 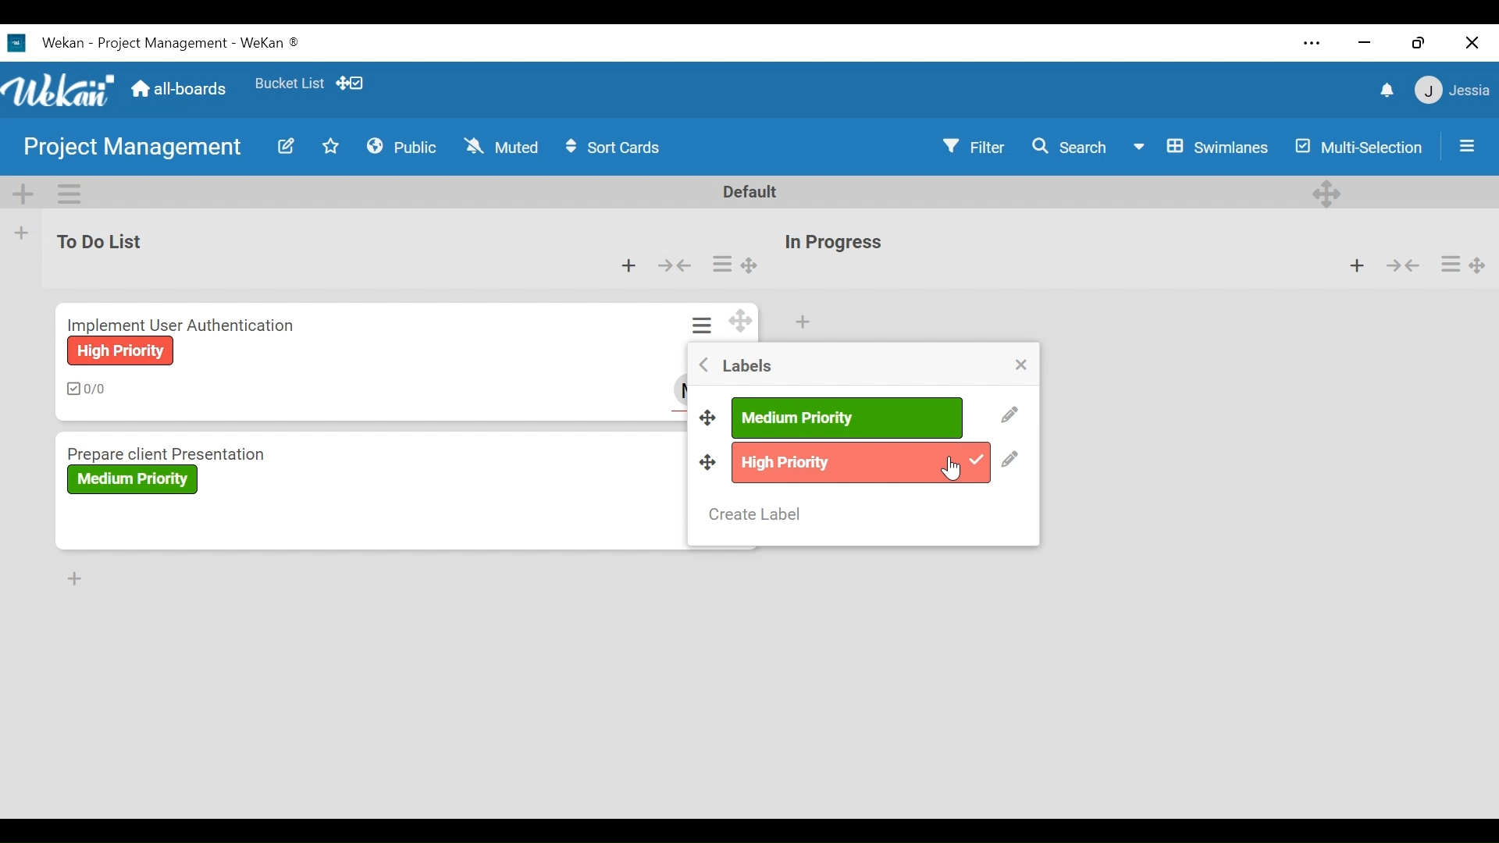 What do you see at coordinates (955, 470) in the screenshot?
I see `Cursor` at bounding box center [955, 470].